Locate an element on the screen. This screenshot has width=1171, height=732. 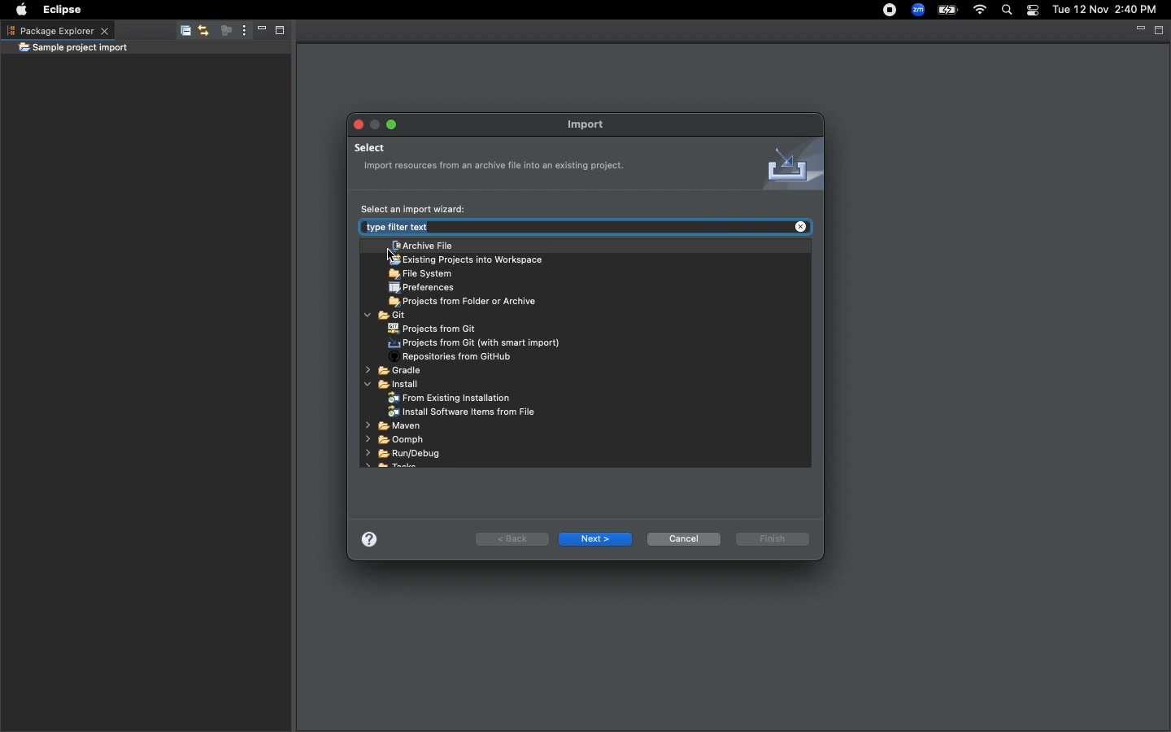
Collapse all is located at coordinates (182, 33).